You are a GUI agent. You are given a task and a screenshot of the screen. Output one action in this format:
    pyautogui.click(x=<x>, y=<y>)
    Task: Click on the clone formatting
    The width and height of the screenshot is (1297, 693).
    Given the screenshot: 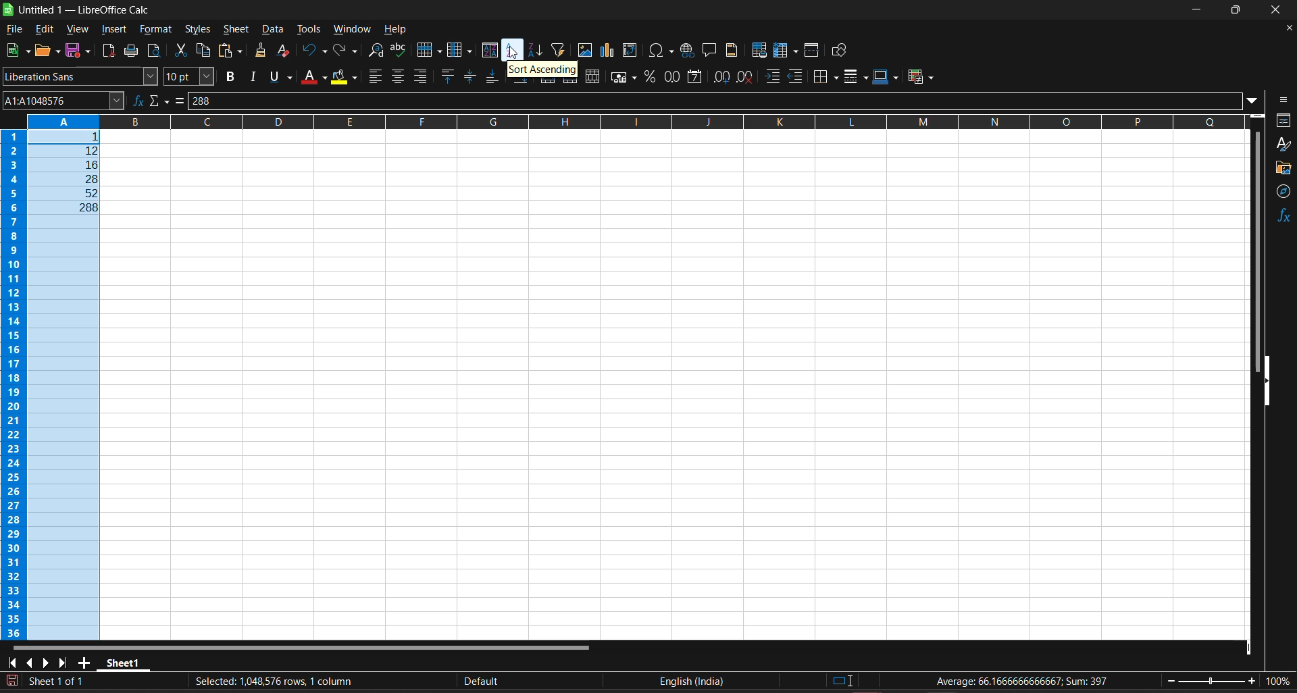 What is the action you would take?
    pyautogui.click(x=258, y=51)
    